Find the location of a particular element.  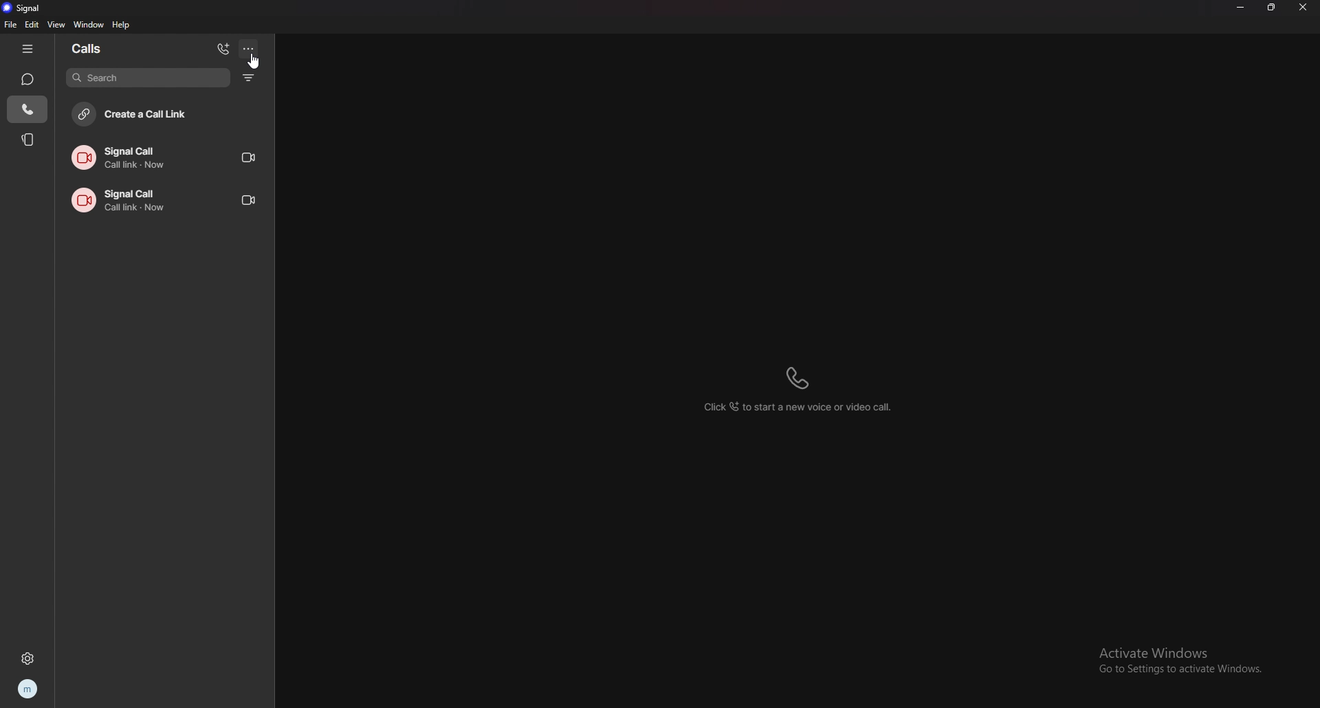

window is located at coordinates (89, 25).